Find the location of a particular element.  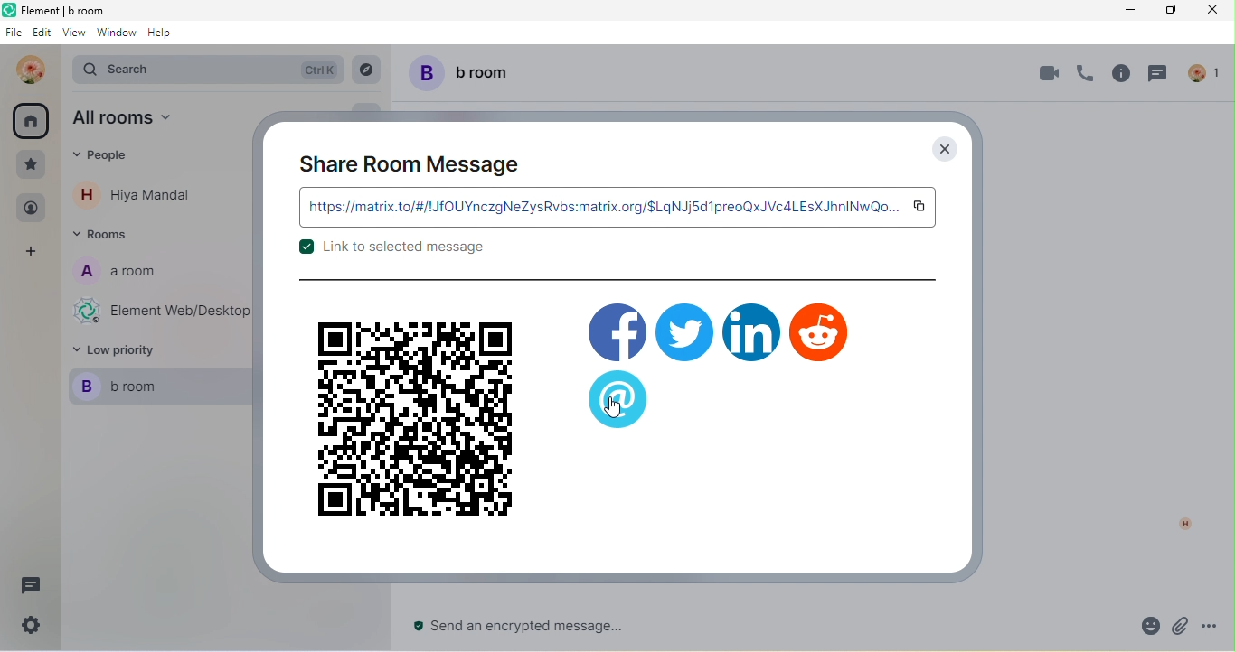

low priority is located at coordinates (127, 350).